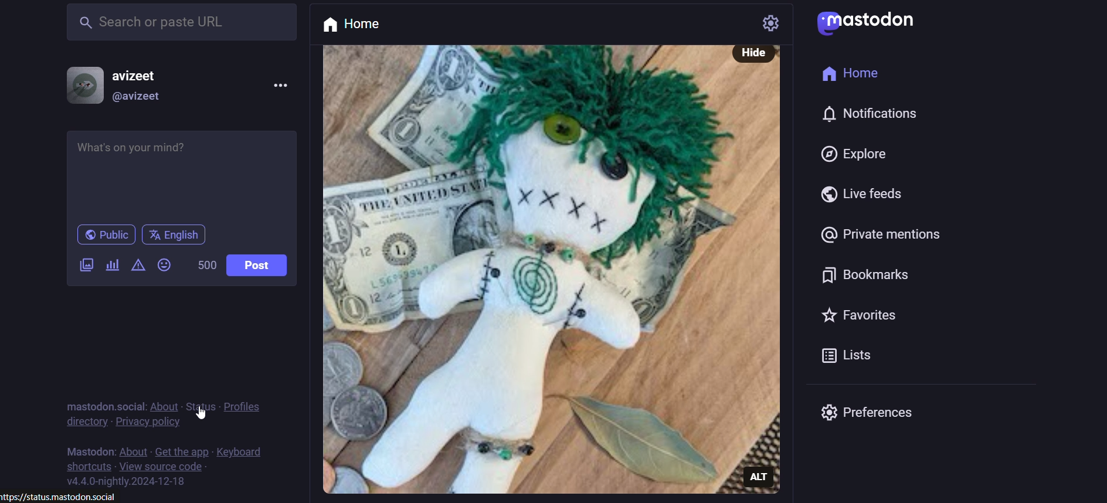 The image size is (1107, 503). What do you see at coordinates (855, 155) in the screenshot?
I see `explore` at bounding box center [855, 155].